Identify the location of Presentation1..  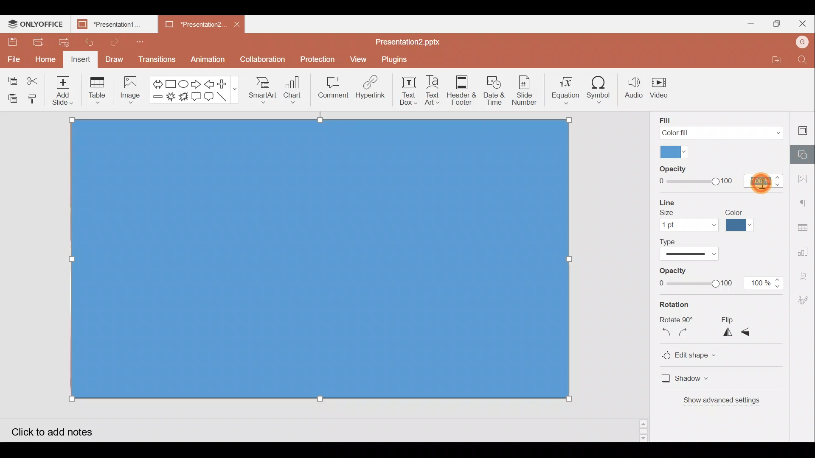
(113, 25).